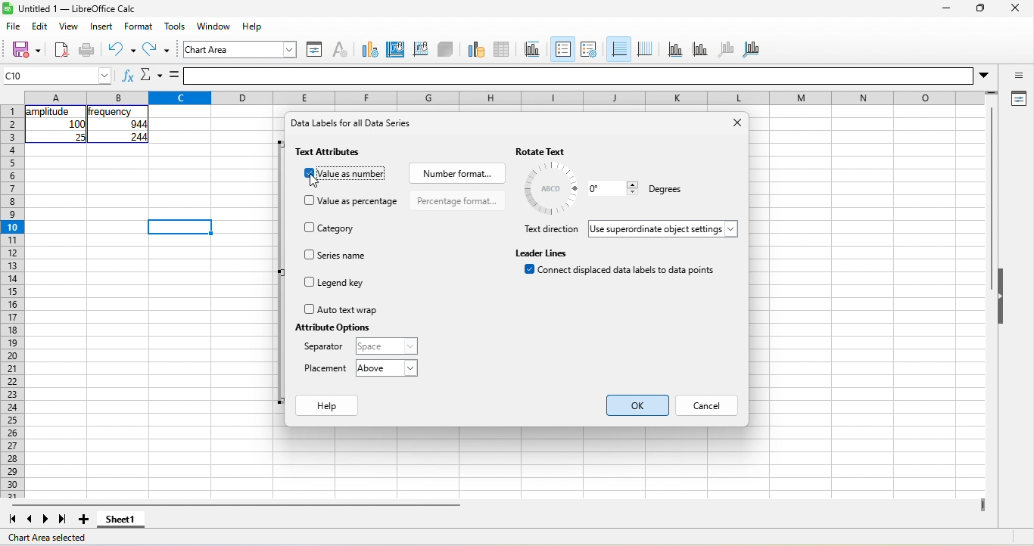 The height and width of the screenshot is (546, 1034). I want to click on percentage format, so click(457, 200).